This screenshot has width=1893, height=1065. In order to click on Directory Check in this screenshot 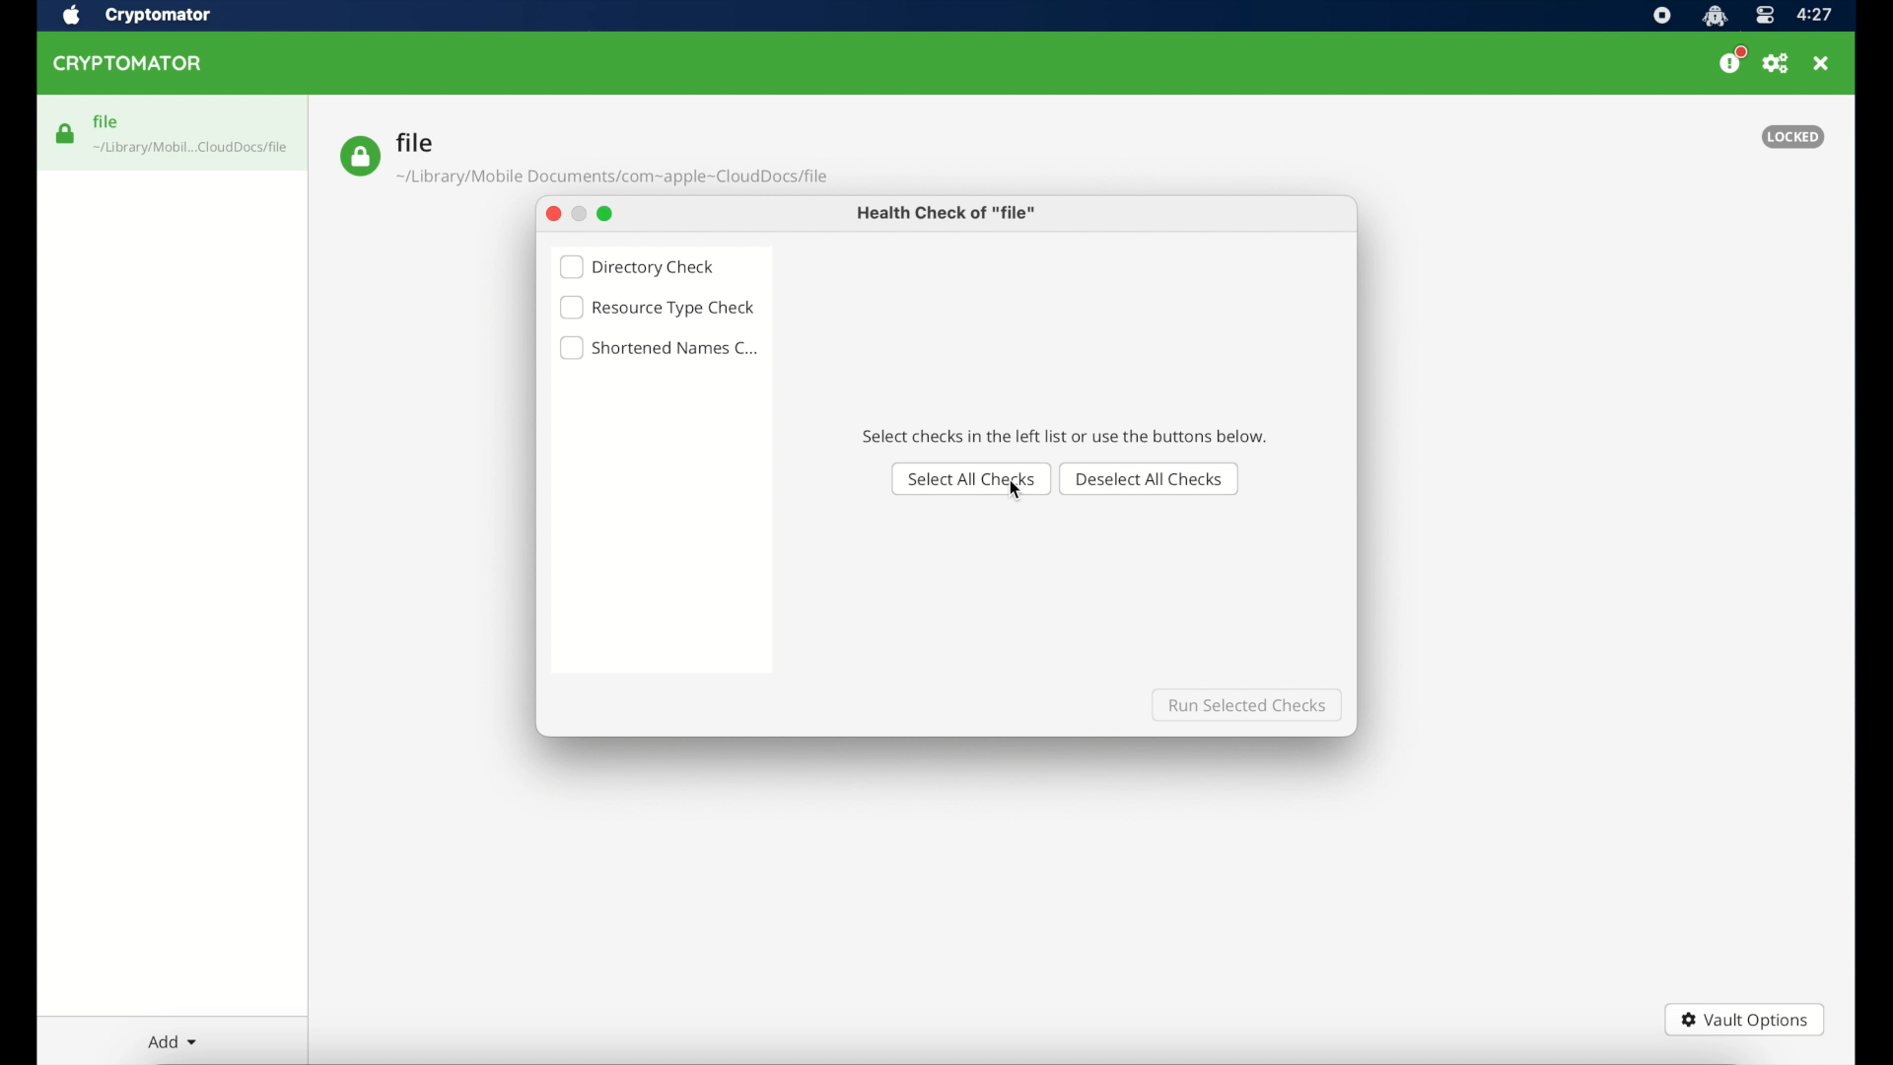, I will do `click(643, 265)`.